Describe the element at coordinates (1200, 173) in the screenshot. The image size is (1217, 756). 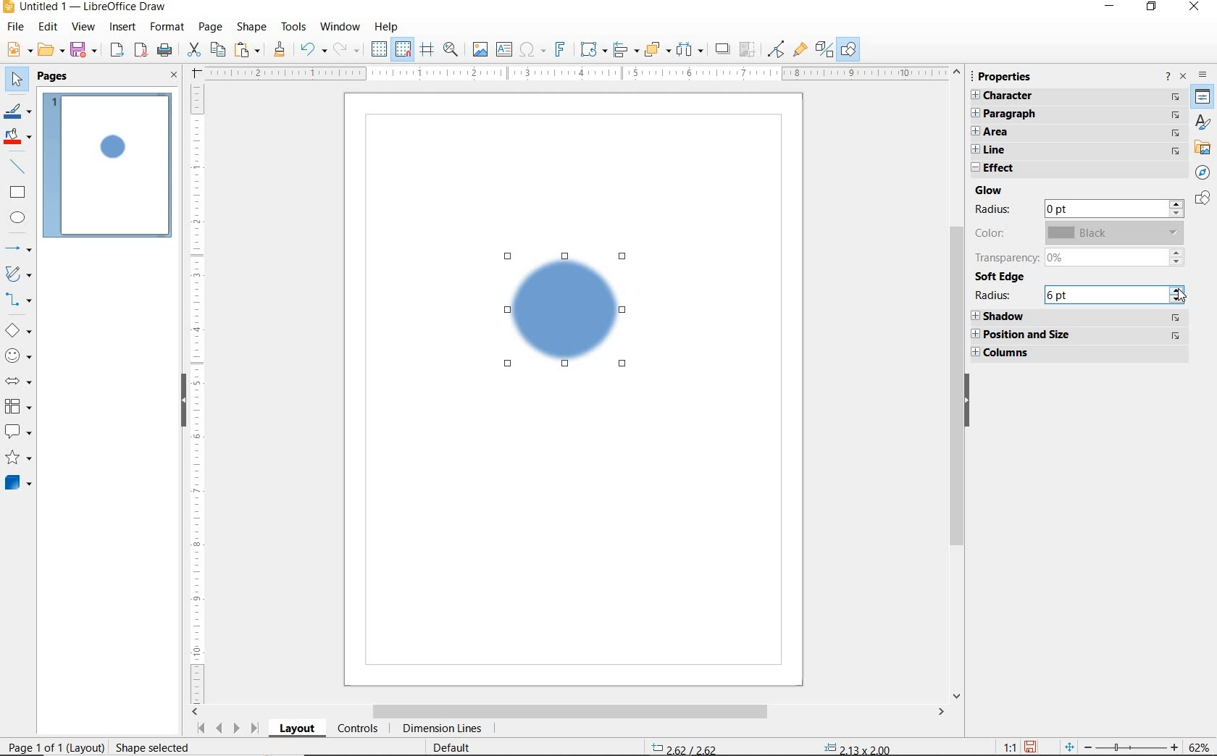
I see `NAVIGATOR` at that location.